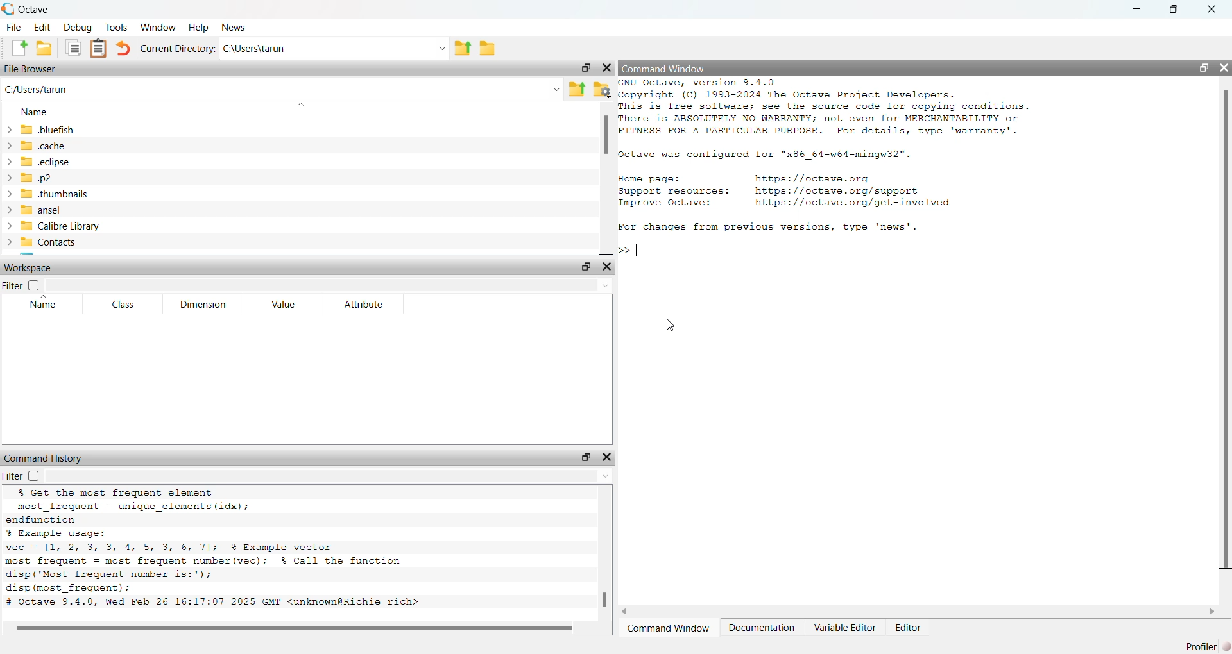  What do you see at coordinates (178, 47) in the screenshot?
I see `Current Directory:` at bounding box center [178, 47].